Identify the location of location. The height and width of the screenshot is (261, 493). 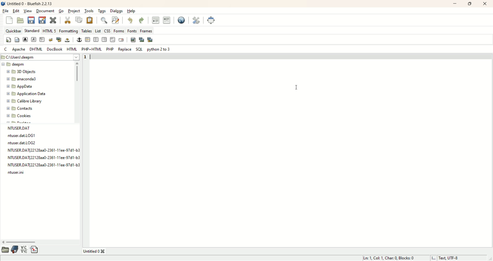
(40, 57).